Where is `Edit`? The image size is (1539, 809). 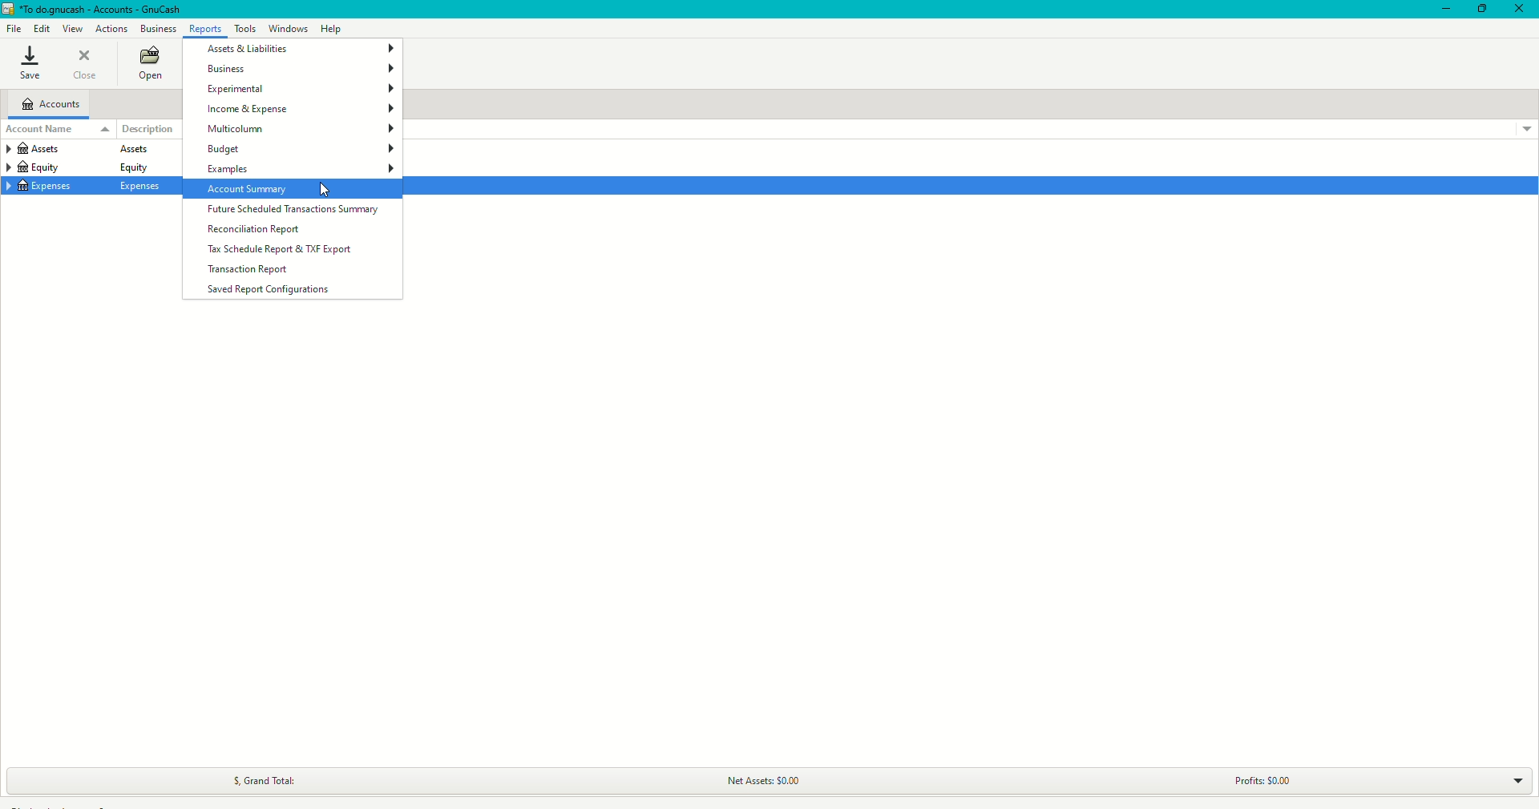
Edit is located at coordinates (43, 29).